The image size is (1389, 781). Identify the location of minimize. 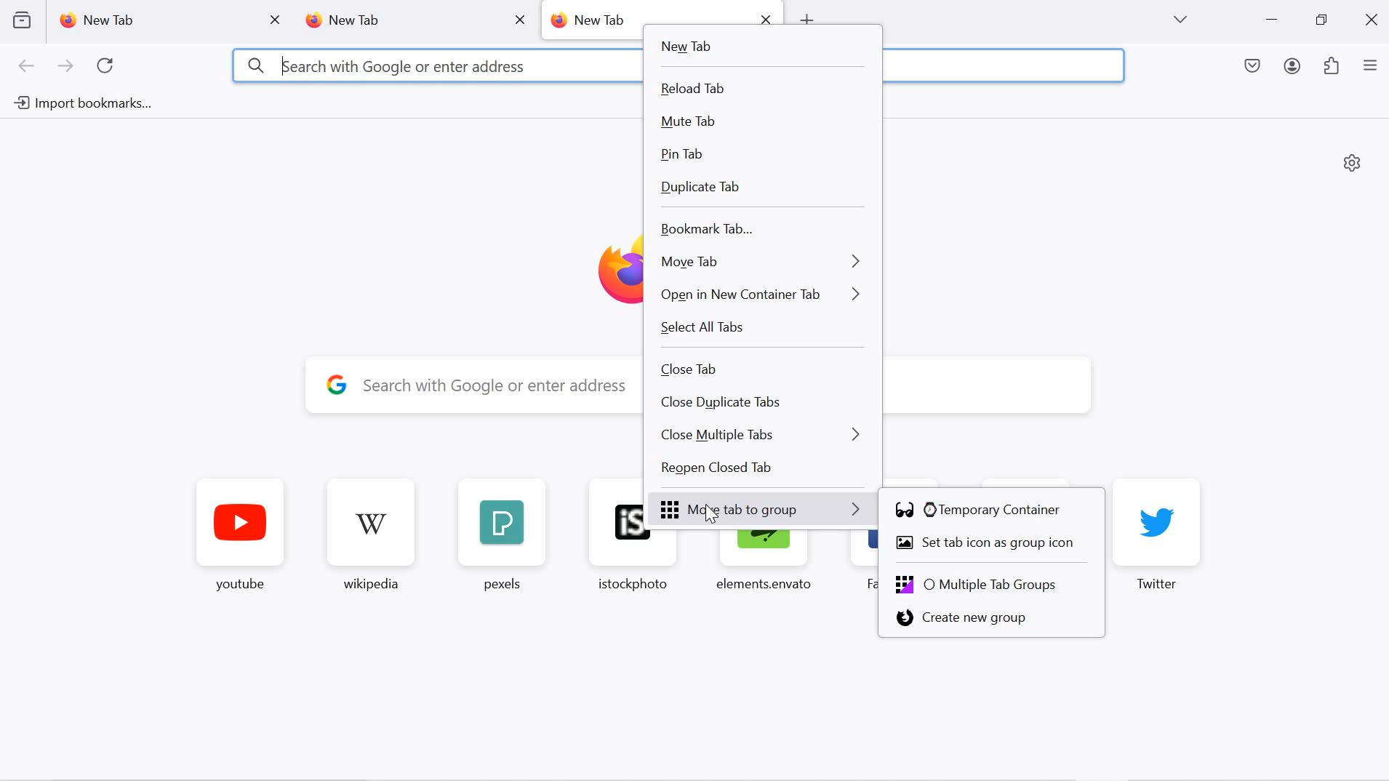
(1272, 21).